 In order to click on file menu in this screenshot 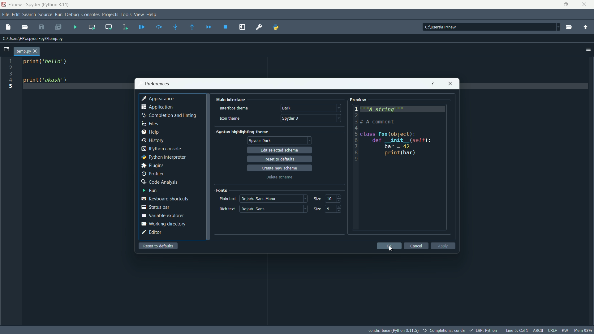, I will do `click(6, 15)`.